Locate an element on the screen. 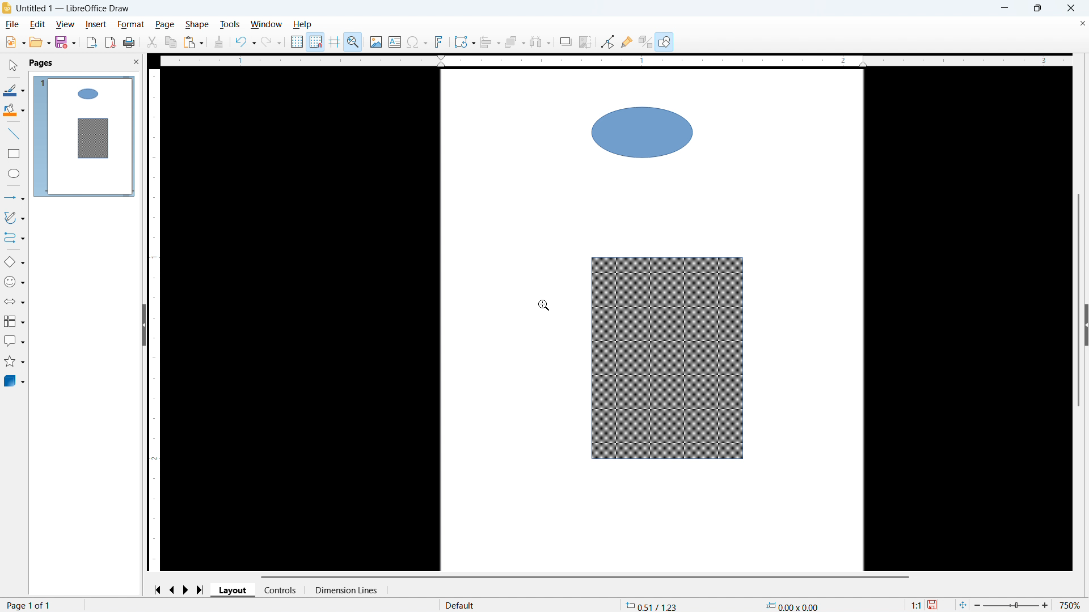 Image resolution: width=1089 pixels, height=612 pixels. cut  is located at coordinates (153, 42).